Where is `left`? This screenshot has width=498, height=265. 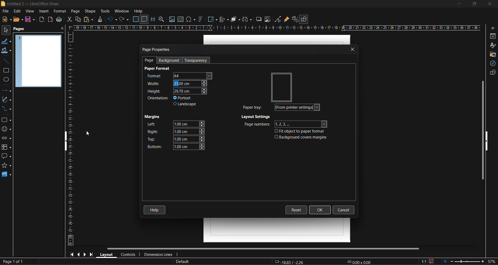
left is located at coordinates (175, 124).